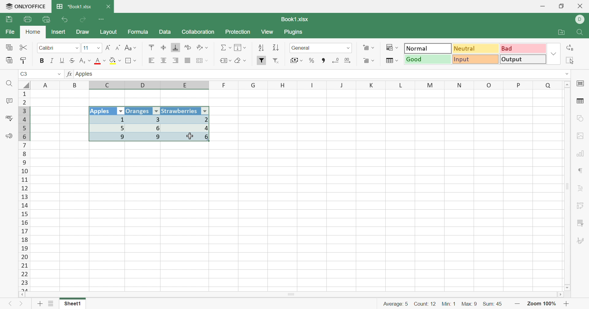  Describe the element at coordinates (542, 303) in the screenshot. I see `Zoom 100%` at that location.